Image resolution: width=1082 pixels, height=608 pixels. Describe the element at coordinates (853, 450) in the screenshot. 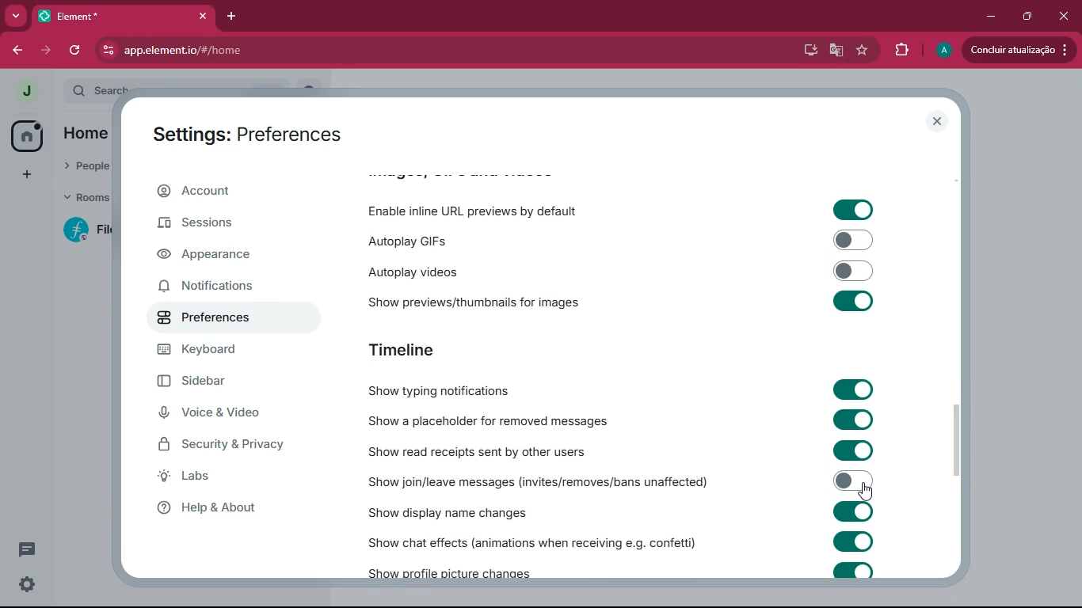

I see `toggle on/off` at that location.